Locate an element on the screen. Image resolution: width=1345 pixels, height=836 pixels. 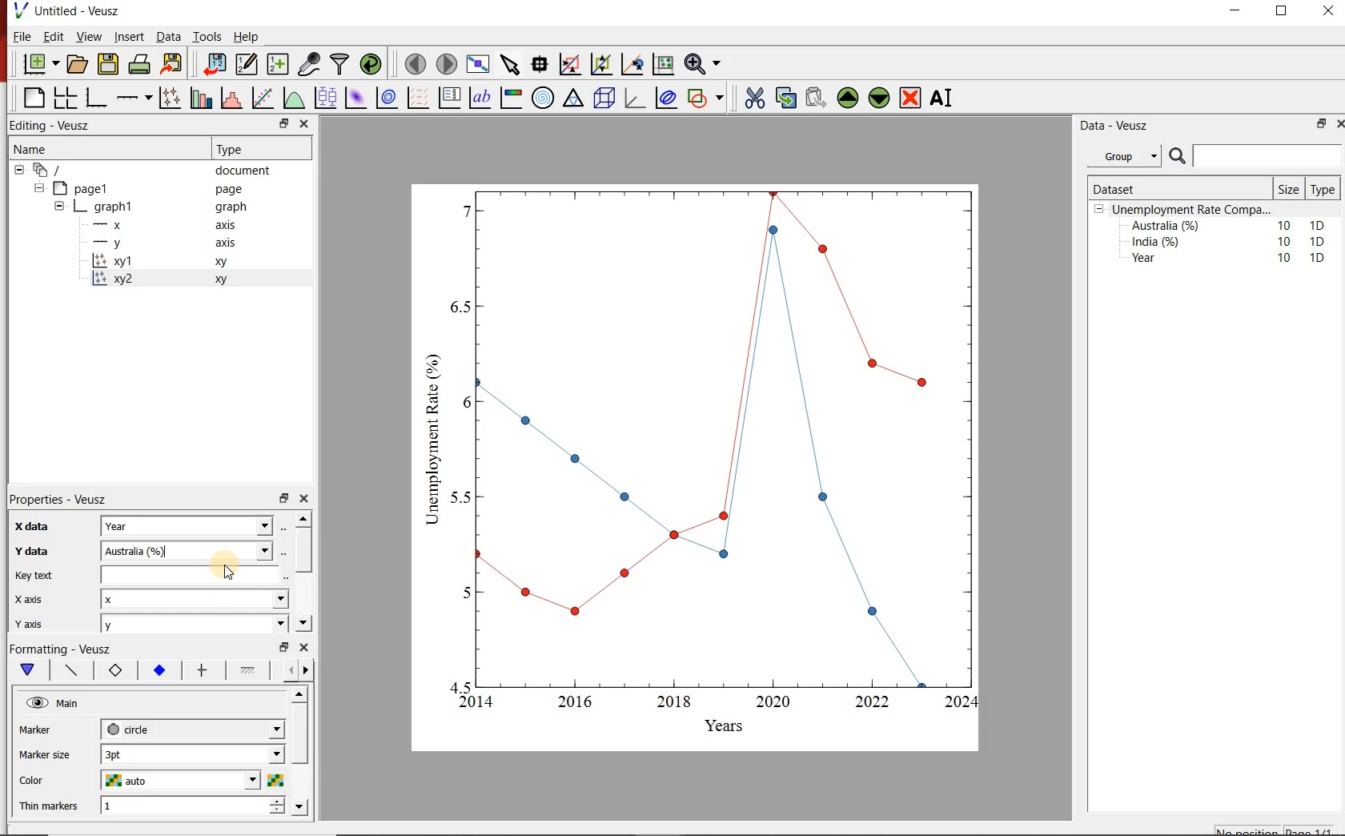
text label is located at coordinates (480, 98).